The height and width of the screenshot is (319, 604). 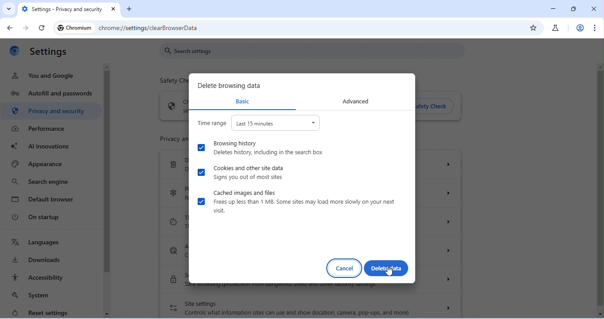 What do you see at coordinates (107, 175) in the screenshot?
I see `vertical scroll bar` at bounding box center [107, 175].